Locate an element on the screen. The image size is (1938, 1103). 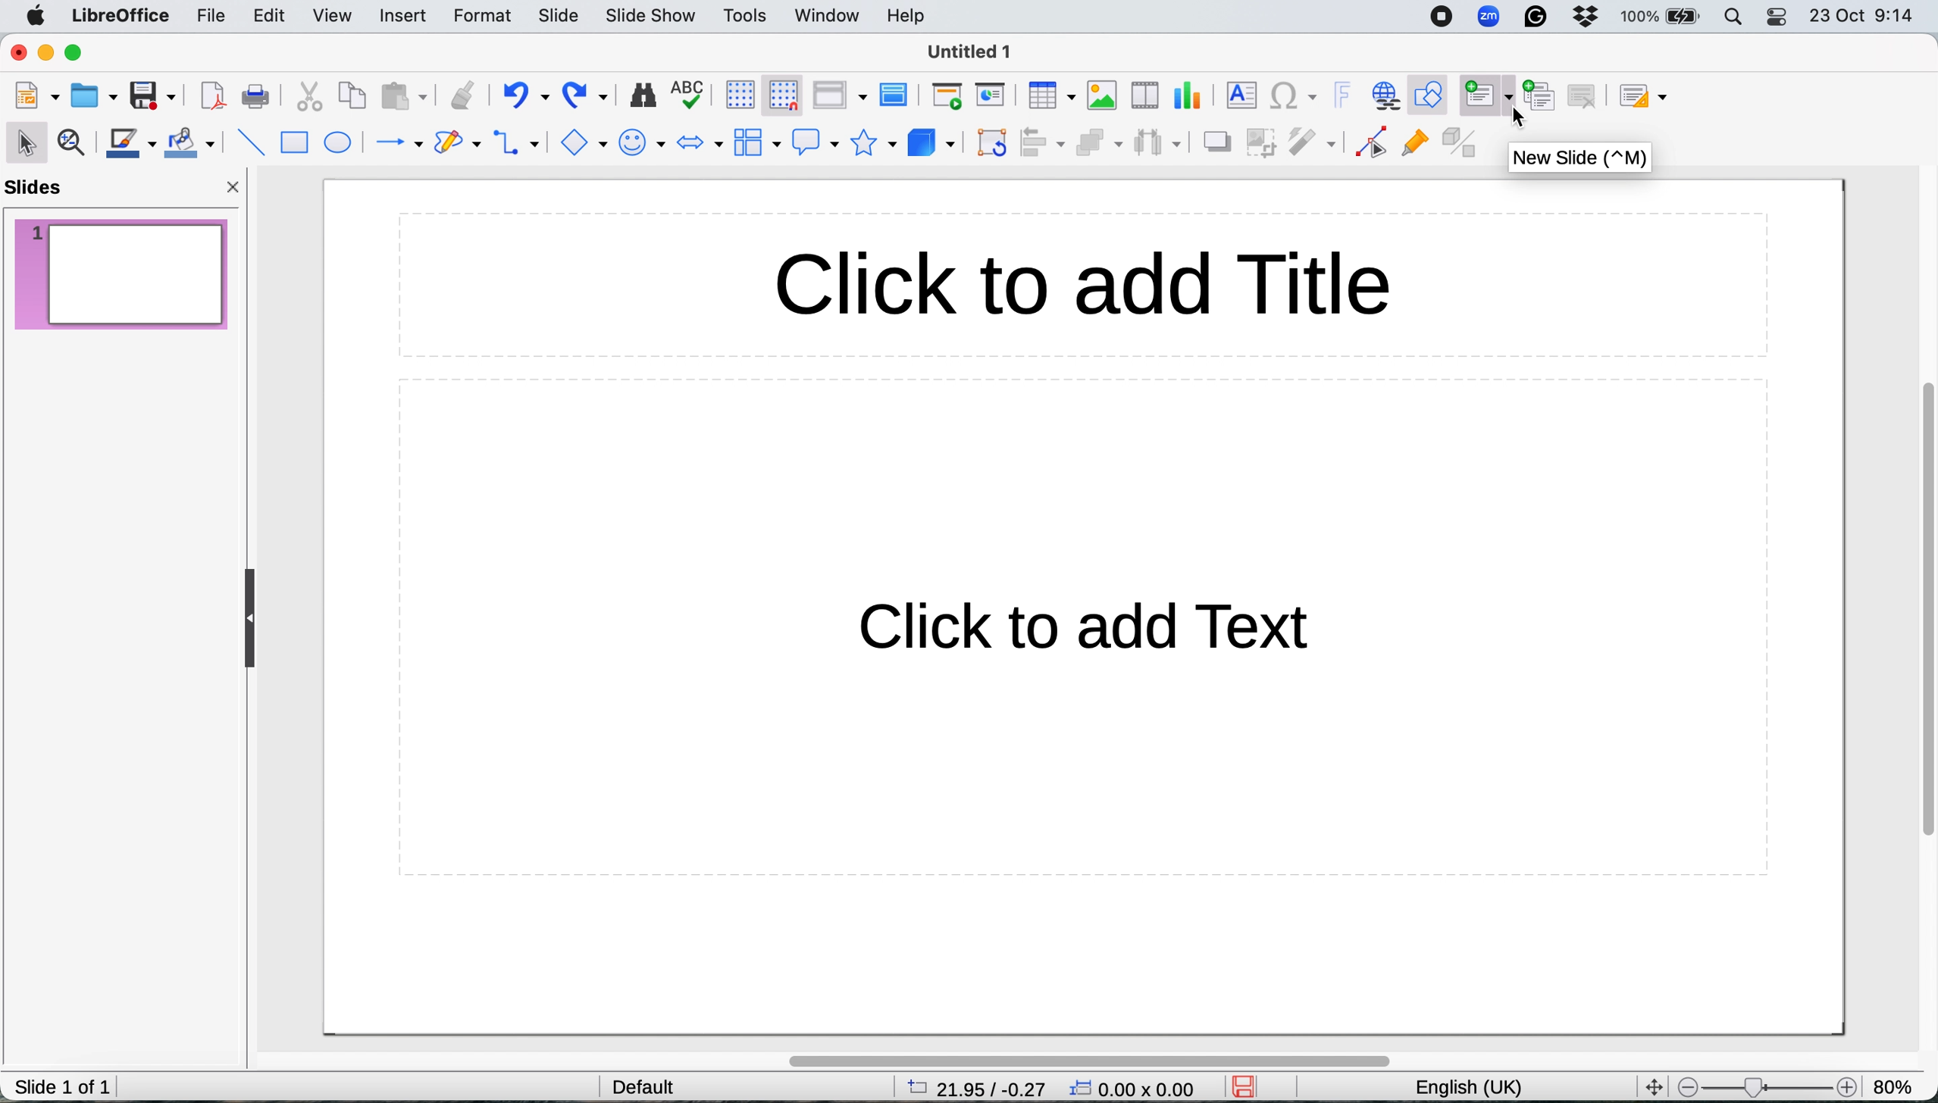
callout shapes is located at coordinates (816, 142).